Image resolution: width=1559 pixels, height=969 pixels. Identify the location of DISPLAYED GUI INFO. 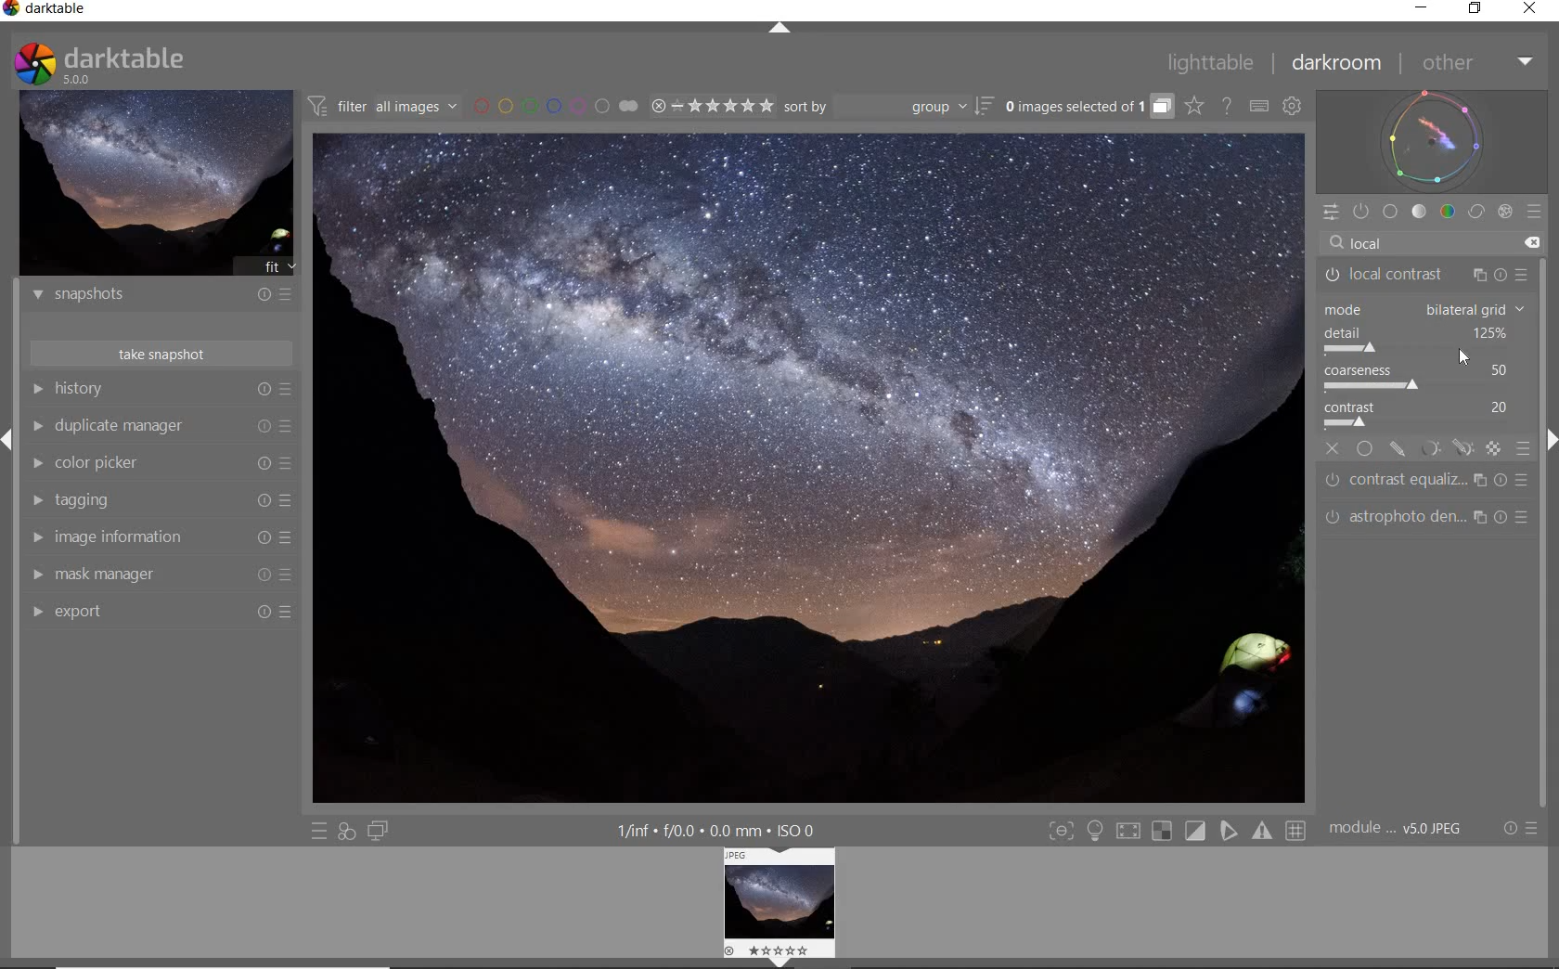
(715, 830).